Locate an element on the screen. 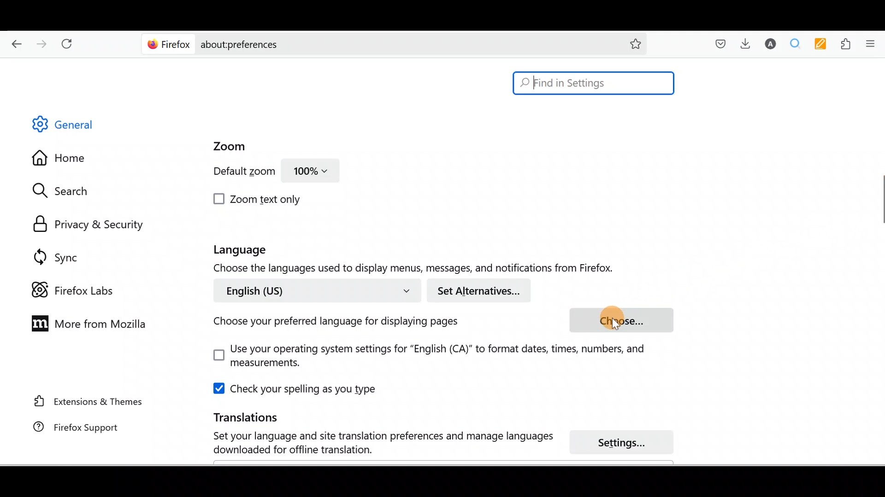 This screenshot has width=885, height=497. Firefox is located at coordinates (169, 44).